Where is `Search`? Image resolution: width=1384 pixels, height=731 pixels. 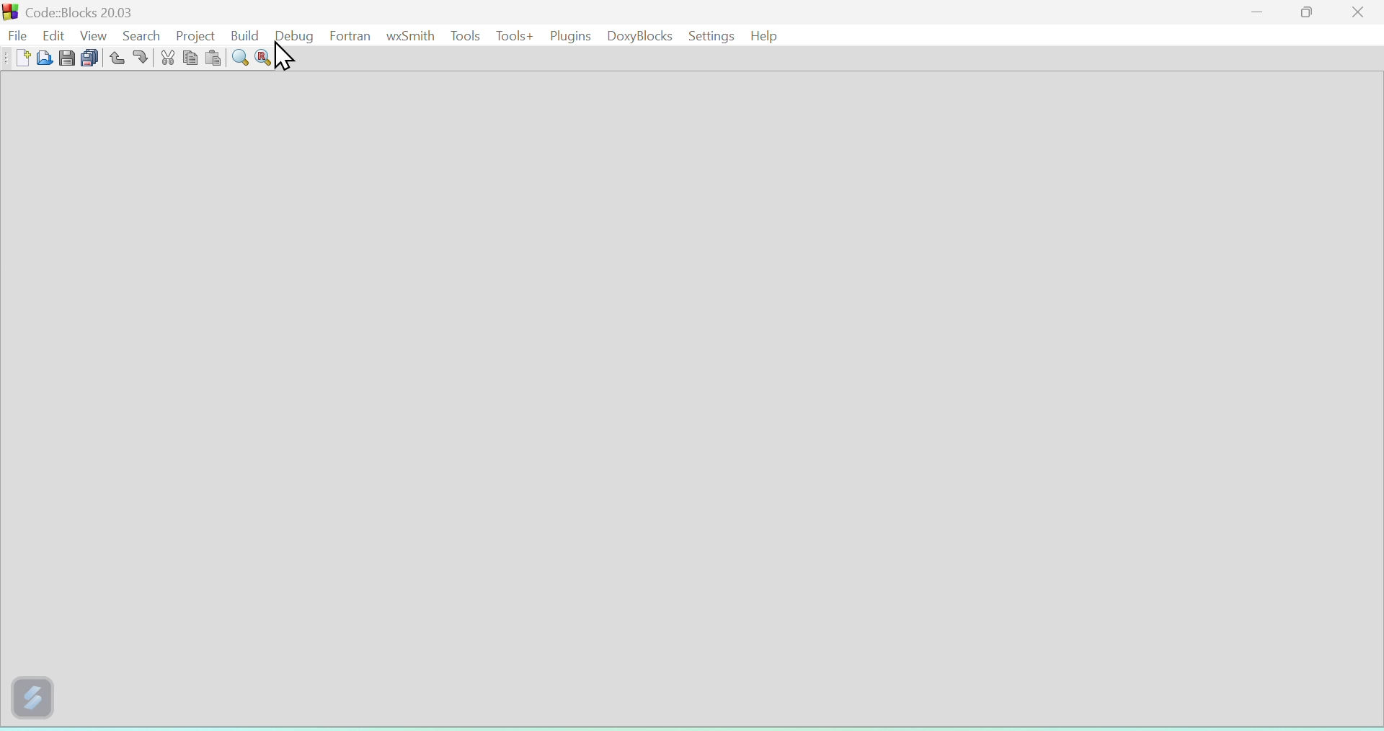
Search is located at coordinates (138, 35).